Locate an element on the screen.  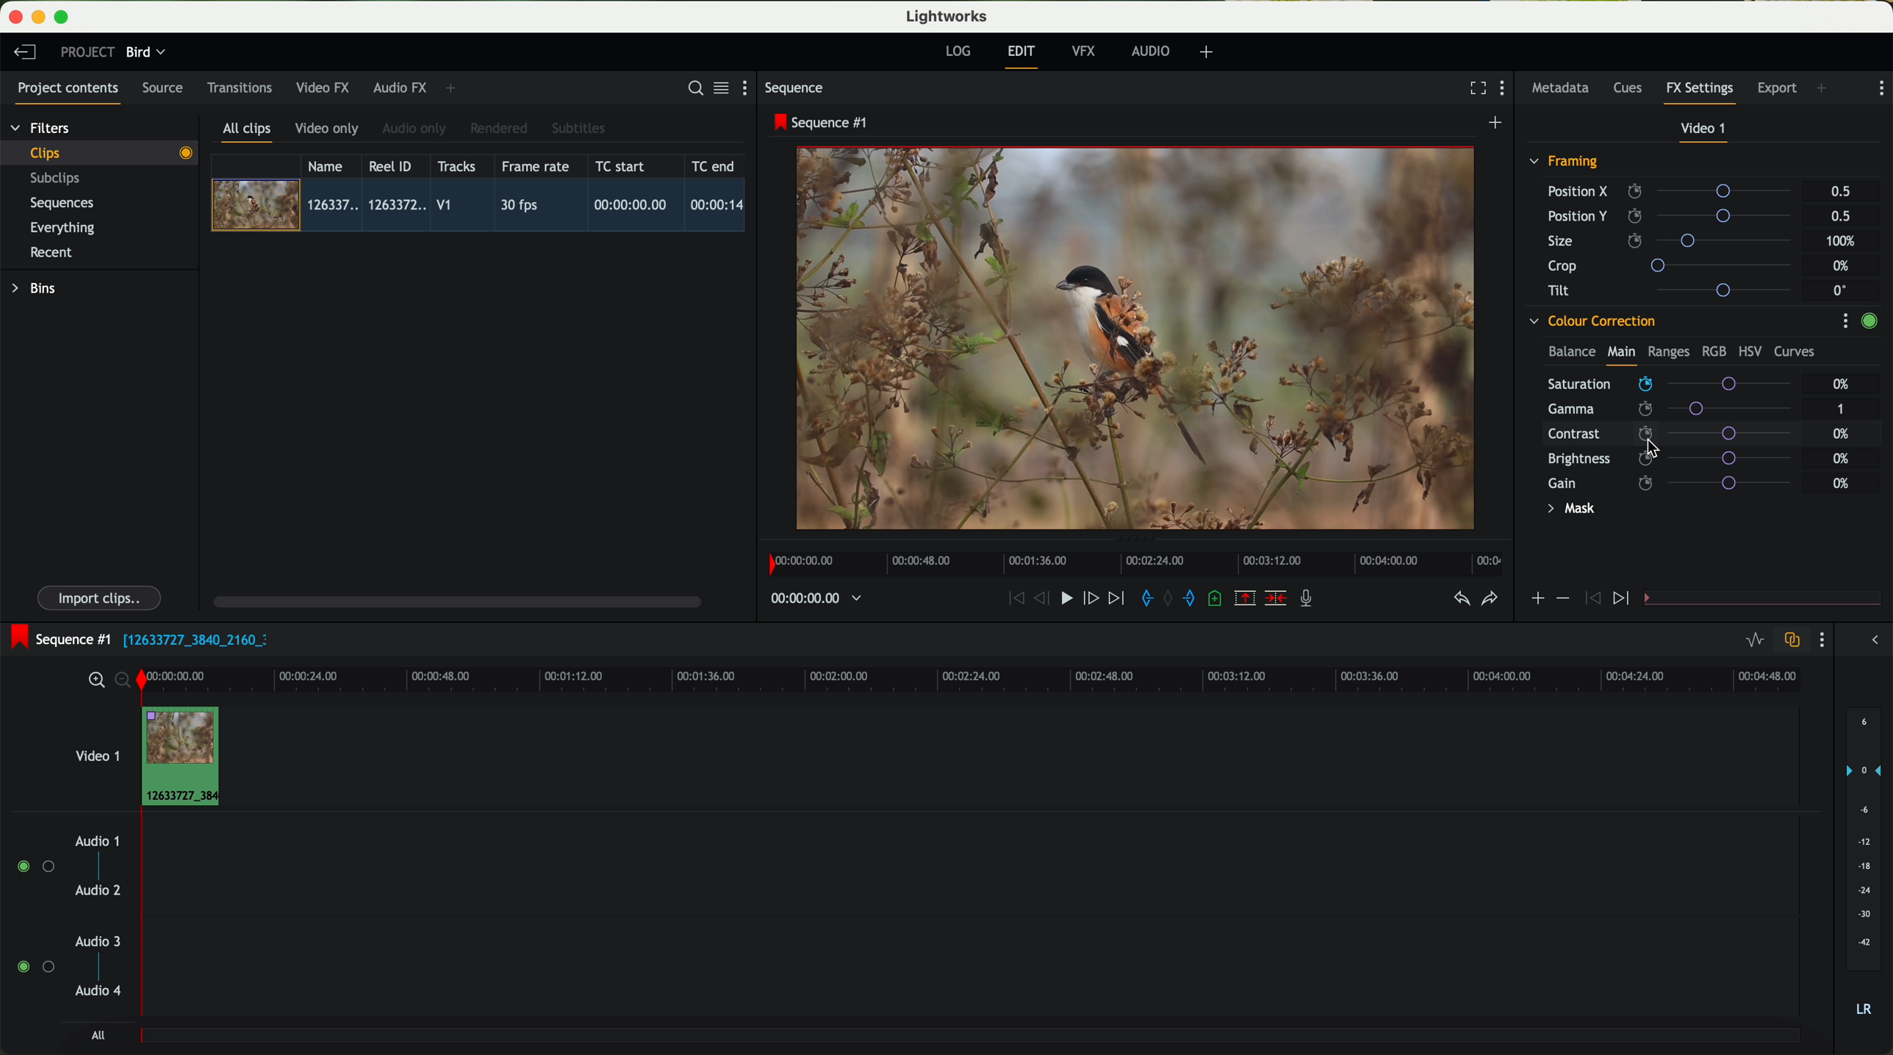
audio 3 is located at coordinates (91, 940).